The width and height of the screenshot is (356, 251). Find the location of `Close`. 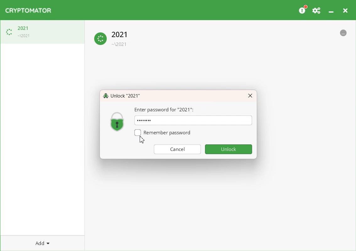

Close is located at coordinates (345, 9).